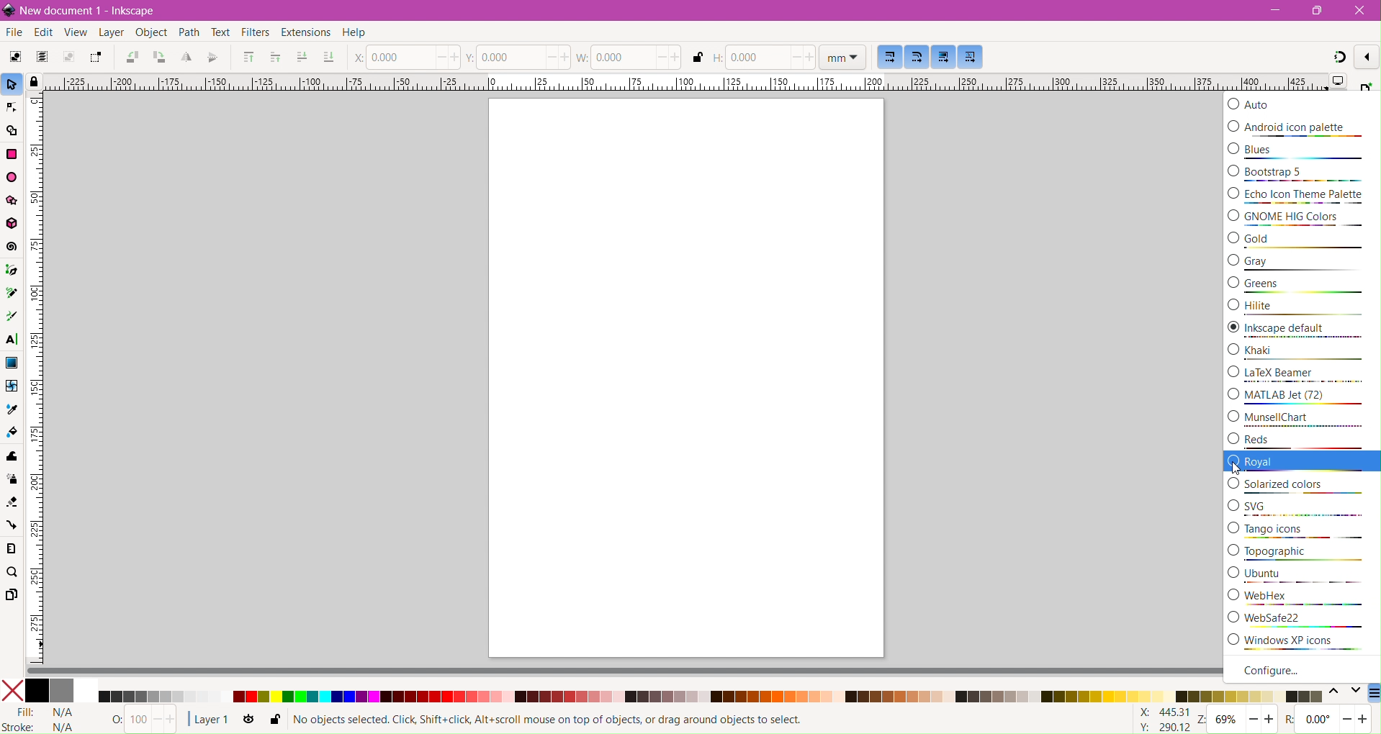  What do you see at coordinates (45, 726) in the screenshot?
I see `stroke` at bounding box center [45, 726].